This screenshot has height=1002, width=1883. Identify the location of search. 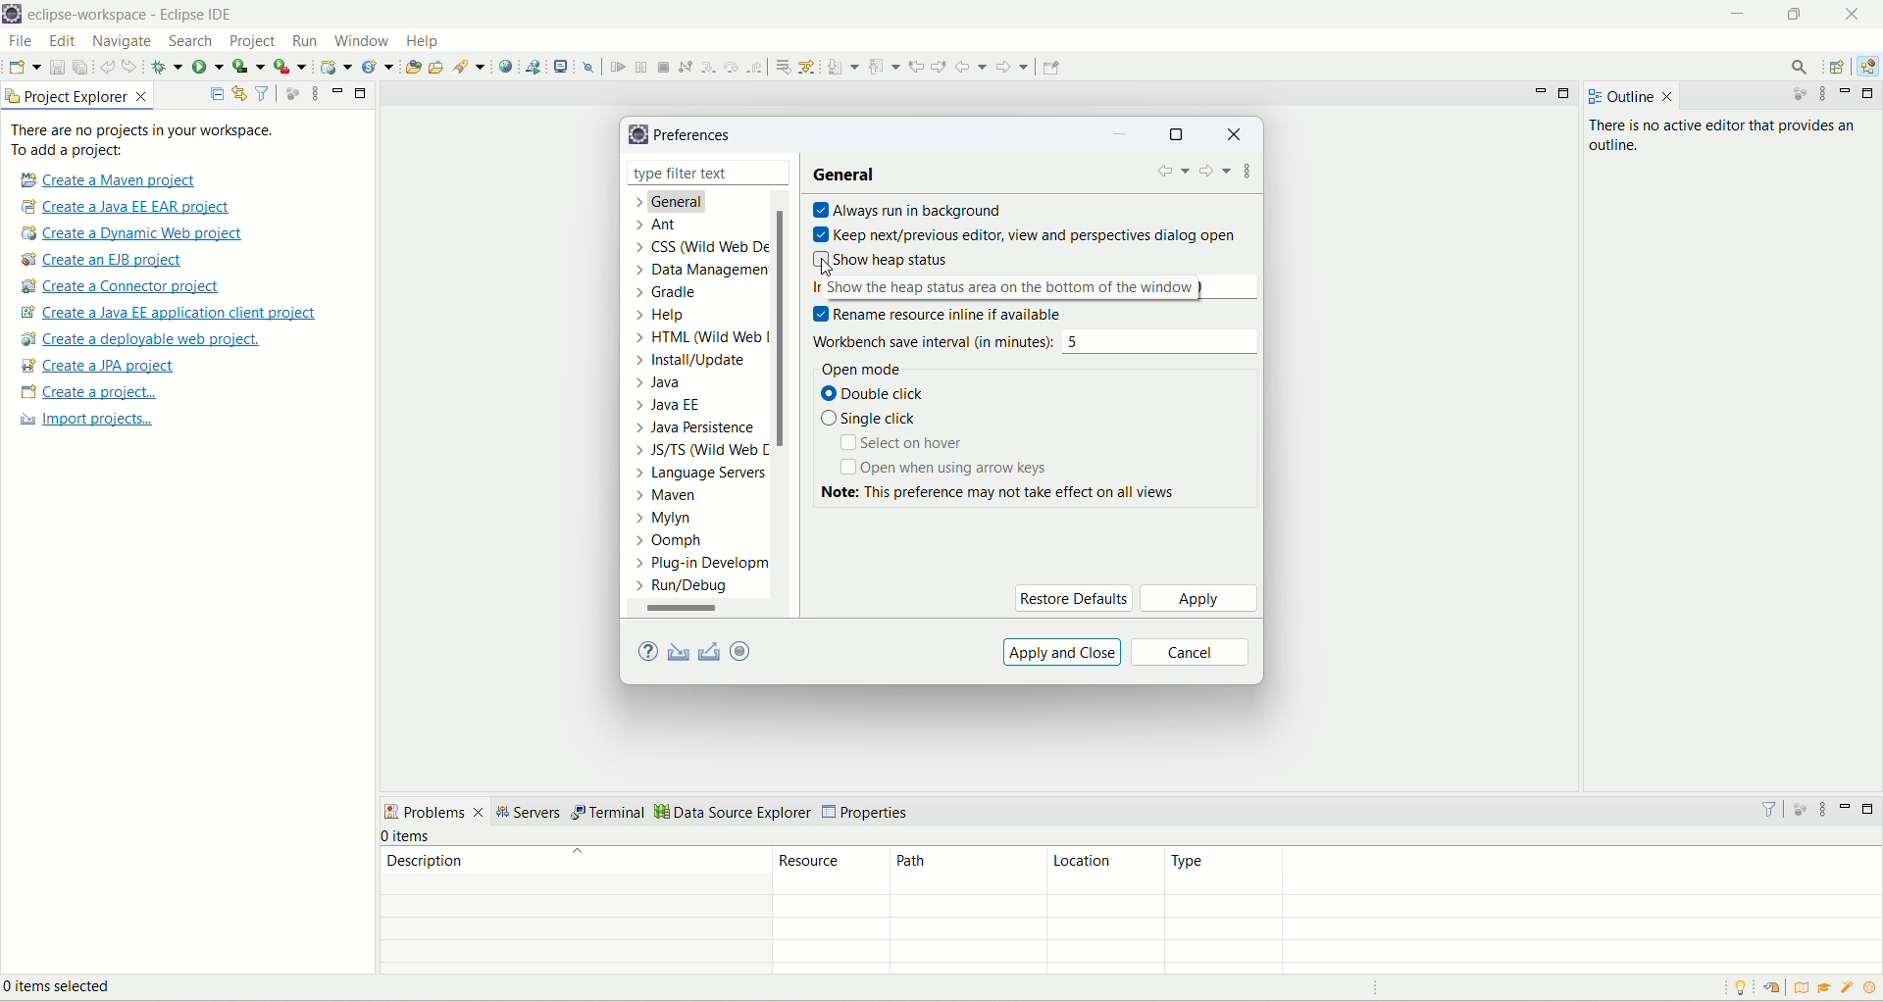
(193, 42).